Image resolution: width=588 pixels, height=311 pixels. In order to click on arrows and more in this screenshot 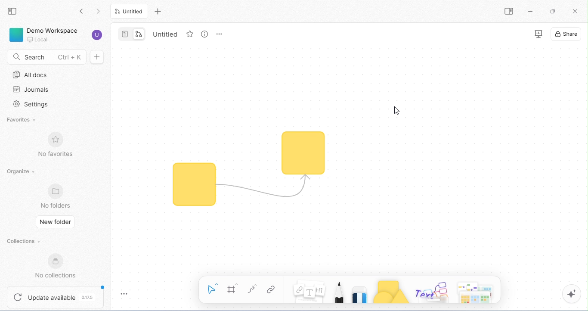, I will do `click(476, 292)`.